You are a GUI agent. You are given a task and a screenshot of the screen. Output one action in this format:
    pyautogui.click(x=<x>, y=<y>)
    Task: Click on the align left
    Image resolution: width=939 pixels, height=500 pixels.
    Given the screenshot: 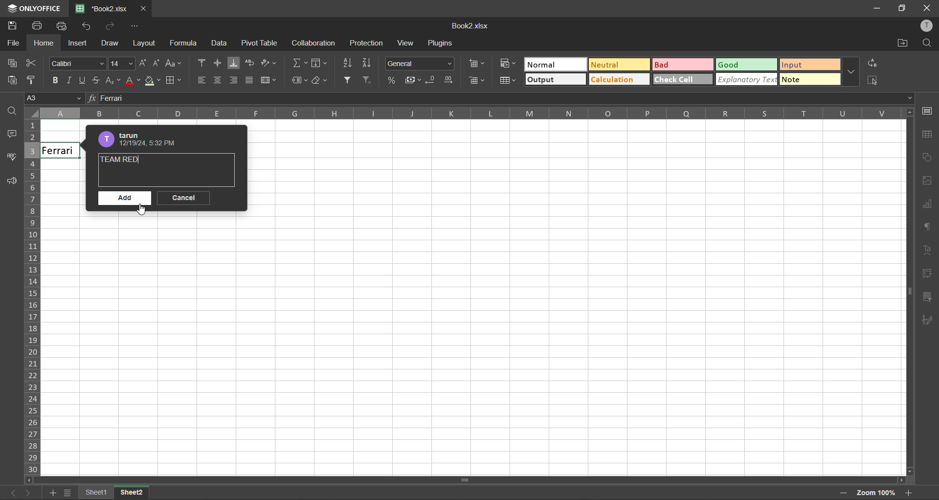 What is the action you would take?
    pyautogui.click(x=202, y=80)
    